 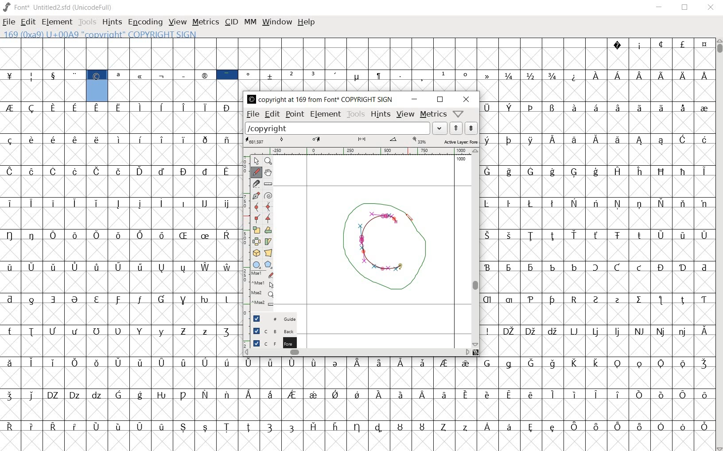 What do you see at coordinates (104, 34) in the screenshot?
I see `169 (0x9a) U+00A9 "copyright" COPYRIGHT SIGN` at bounding box center [104, 34].